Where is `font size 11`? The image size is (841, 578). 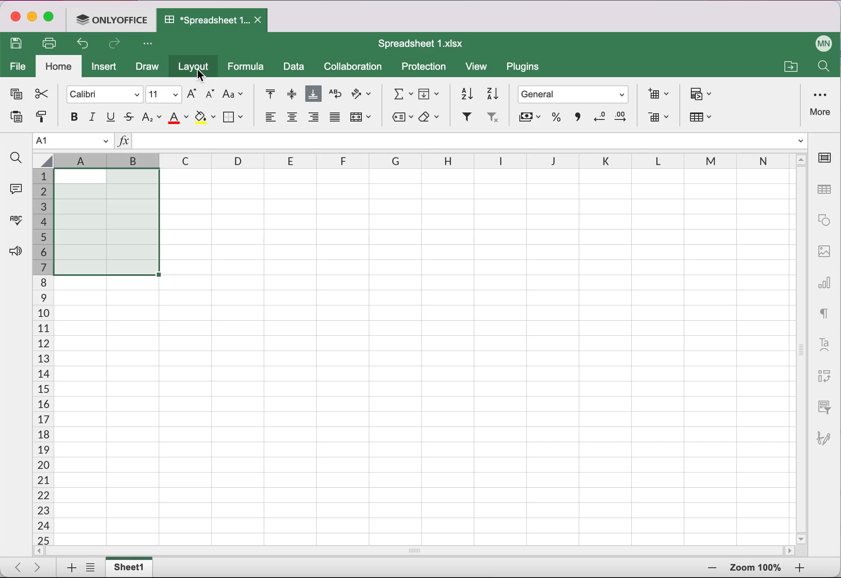 font size 11 is located at coordinates (164, 94).